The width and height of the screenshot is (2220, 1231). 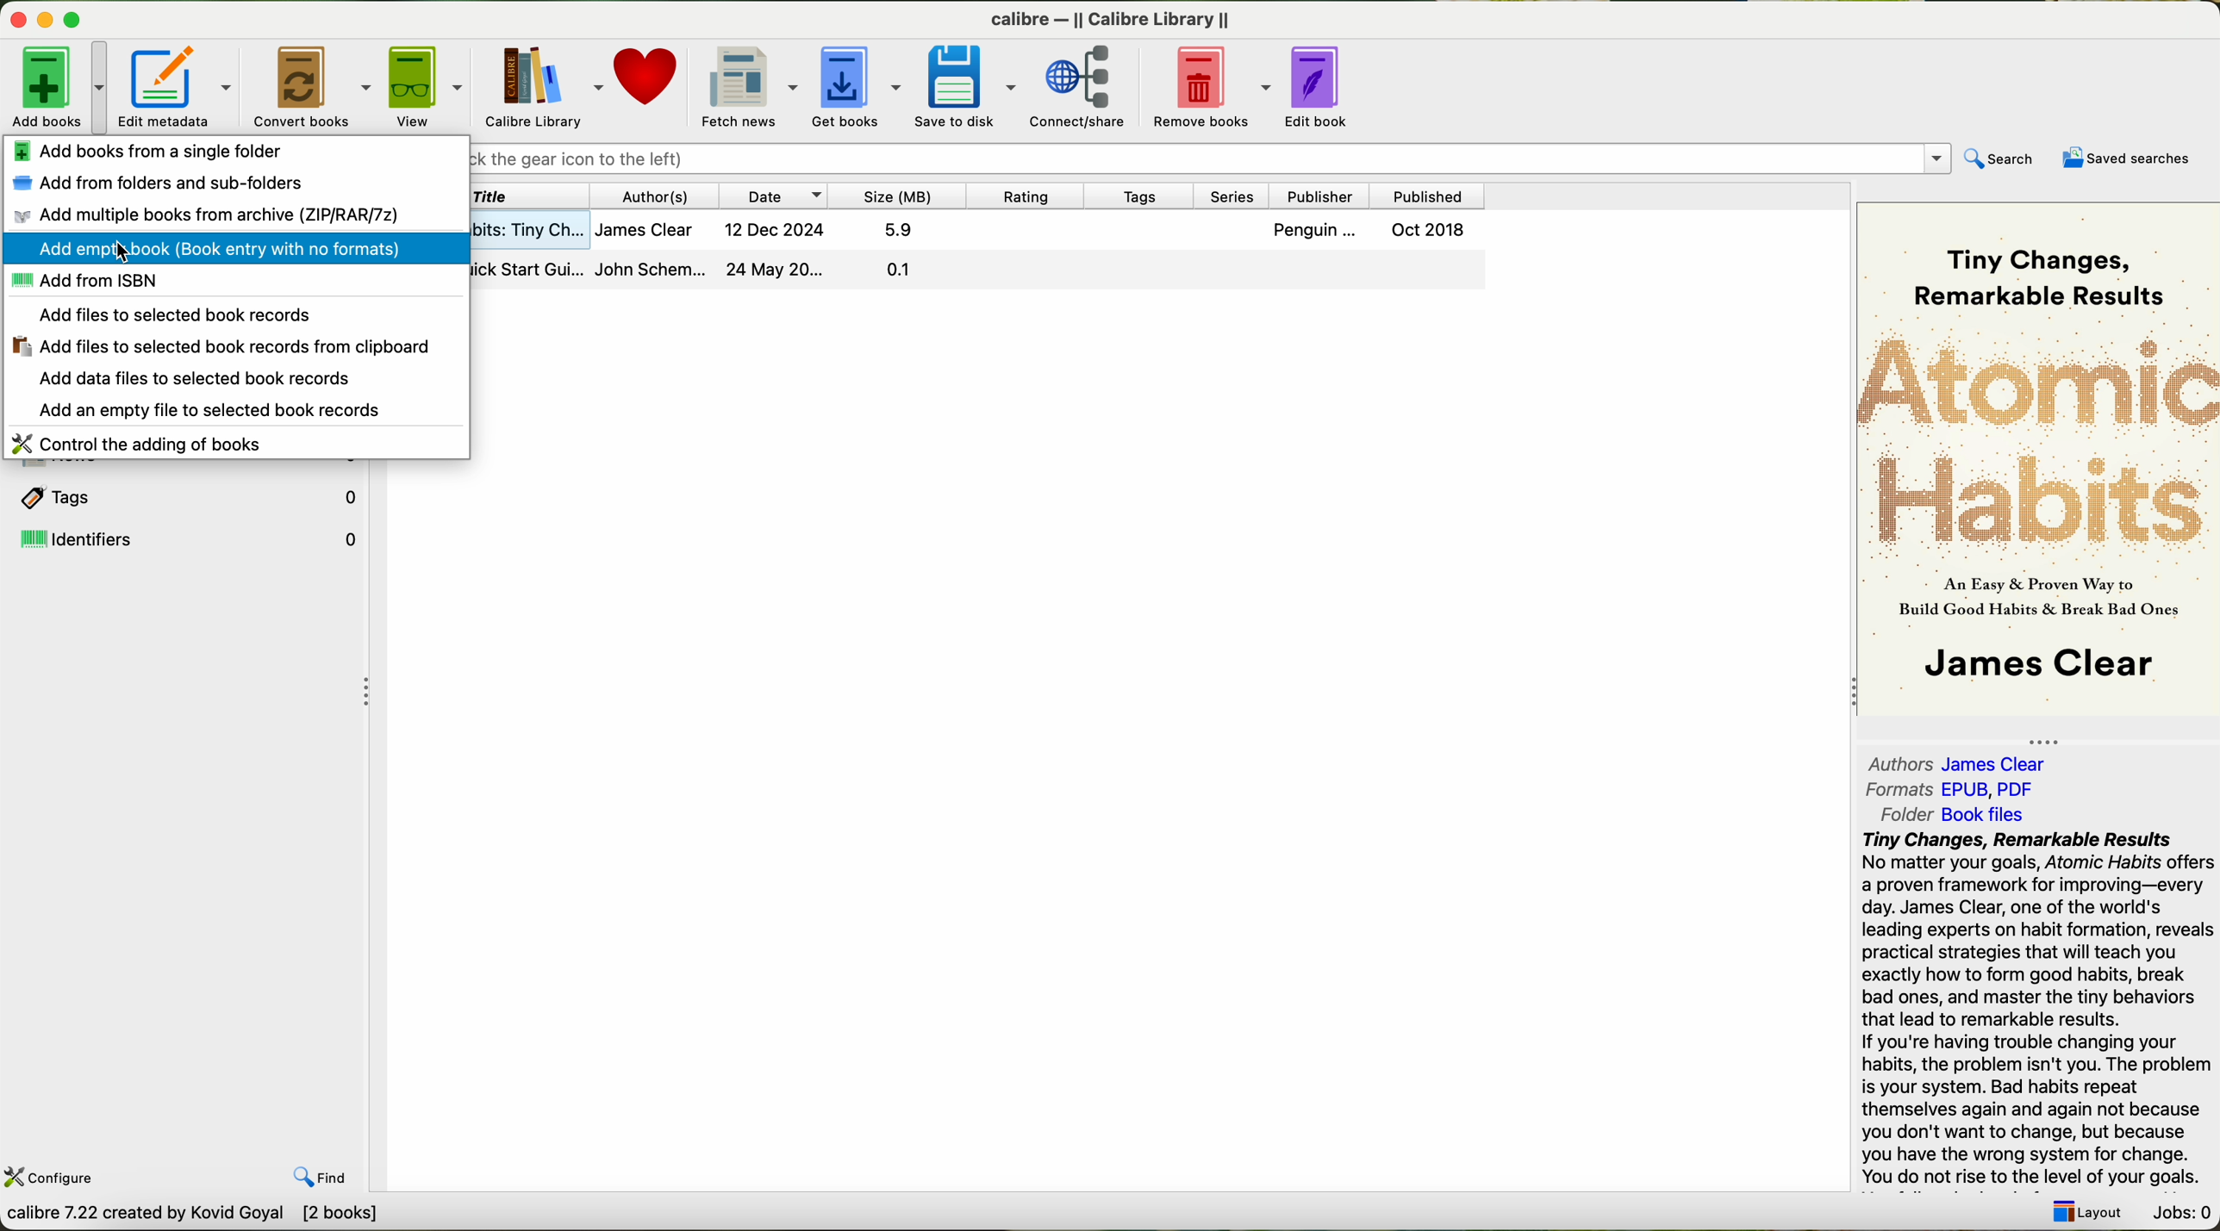 What do you see at coordinates (14, 14) in the screenshot?
I see `close program` at bounding box center [14, 14].